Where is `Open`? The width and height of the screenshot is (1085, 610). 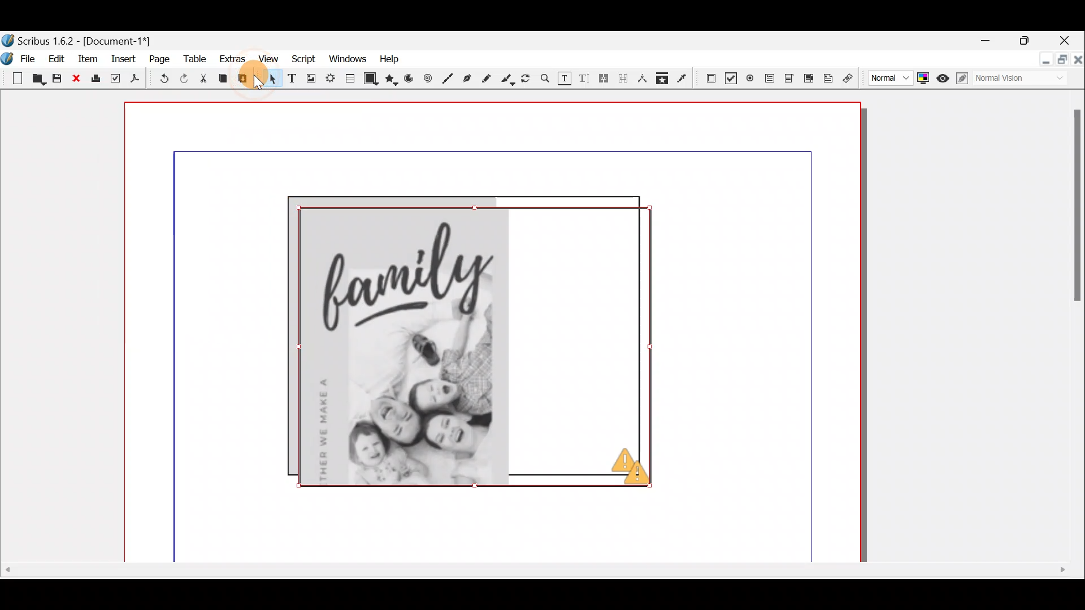 Open is located at coordinates (39, 81).